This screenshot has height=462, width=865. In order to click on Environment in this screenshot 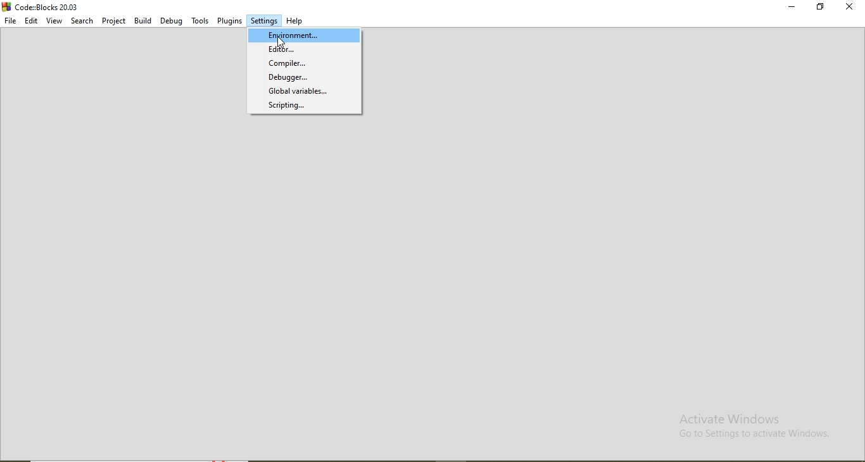, I will do `click(303, 35)`.